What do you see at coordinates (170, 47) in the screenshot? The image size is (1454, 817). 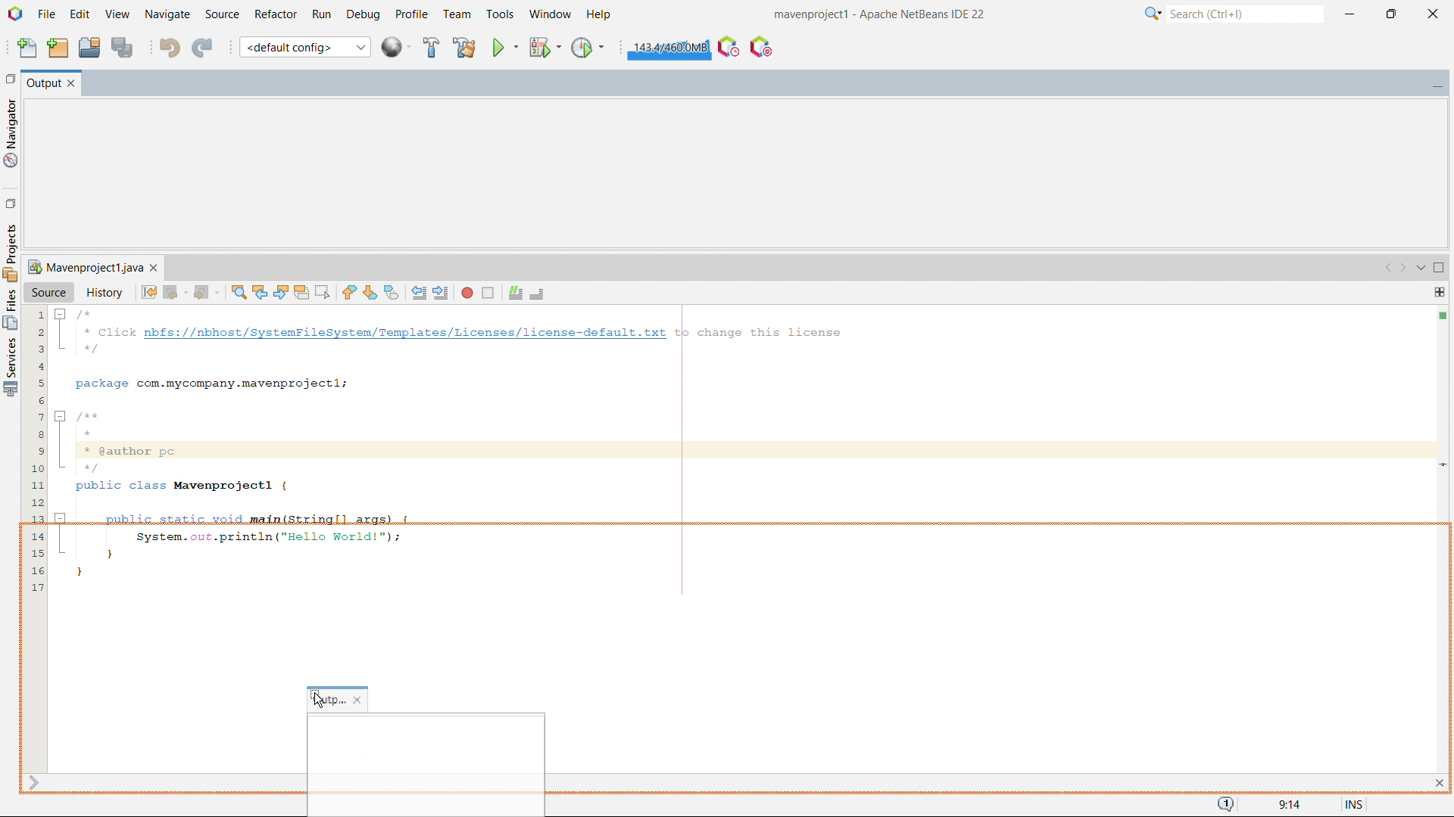 I see `undo` at bounding box center [170, 47].